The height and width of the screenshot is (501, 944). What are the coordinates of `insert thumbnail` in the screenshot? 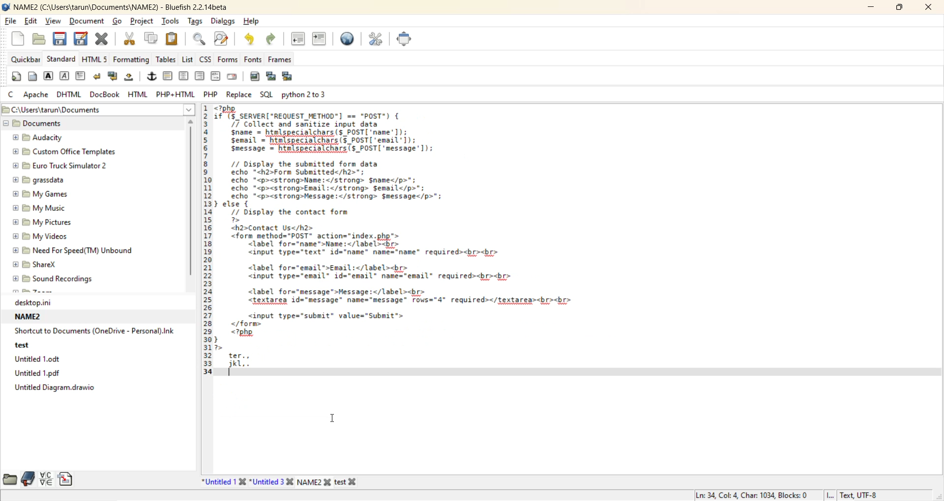 It's located at (273, 77).